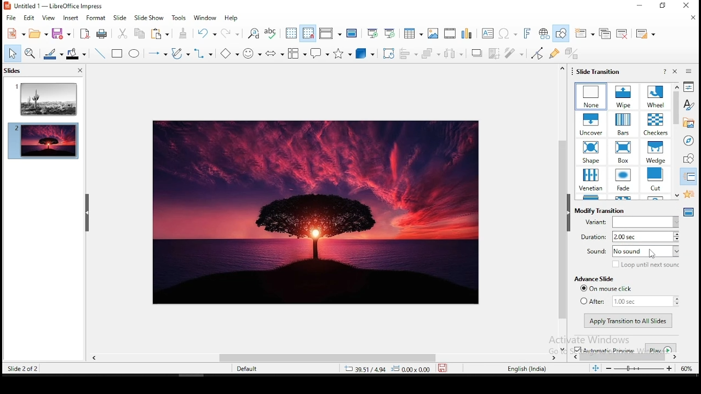 This screenshot has width=701, height=394. Describe the element at coordinates (507, 34) in the screenshot. I see `special characters` at that location.